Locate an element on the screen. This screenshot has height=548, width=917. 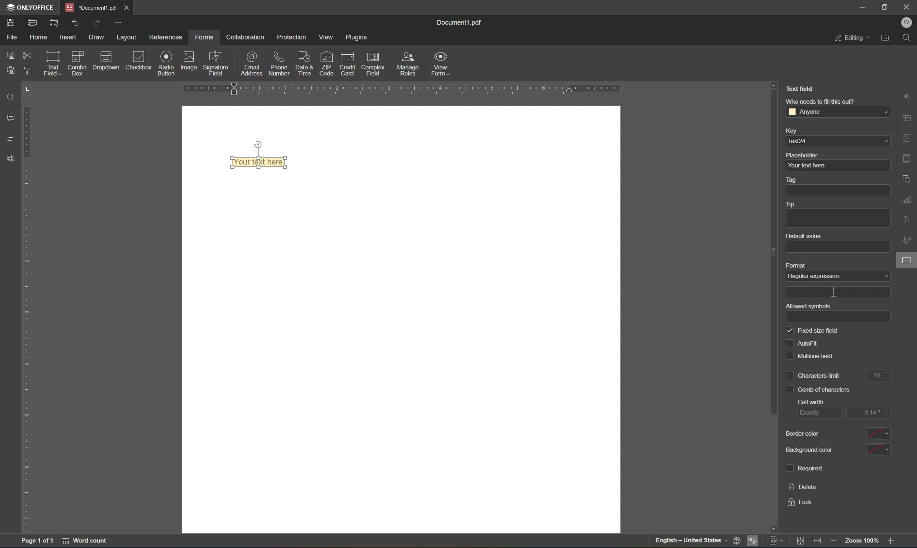
complex field is located at coordinates (372, 64).